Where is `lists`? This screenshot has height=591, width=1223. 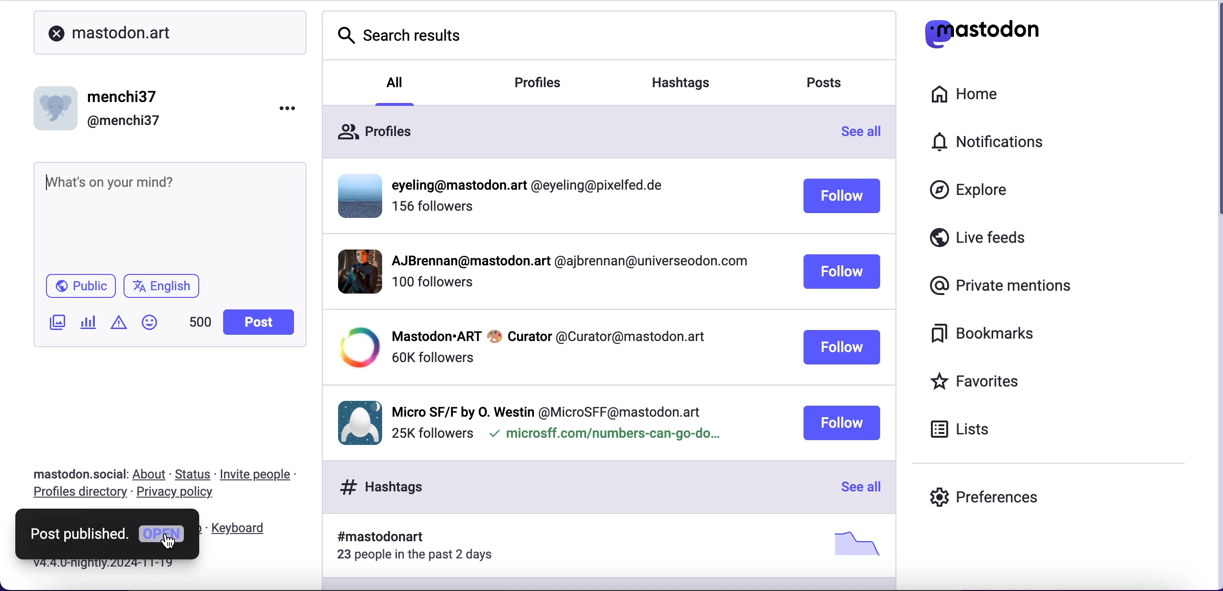
lists is located at coordinates (965, 431).